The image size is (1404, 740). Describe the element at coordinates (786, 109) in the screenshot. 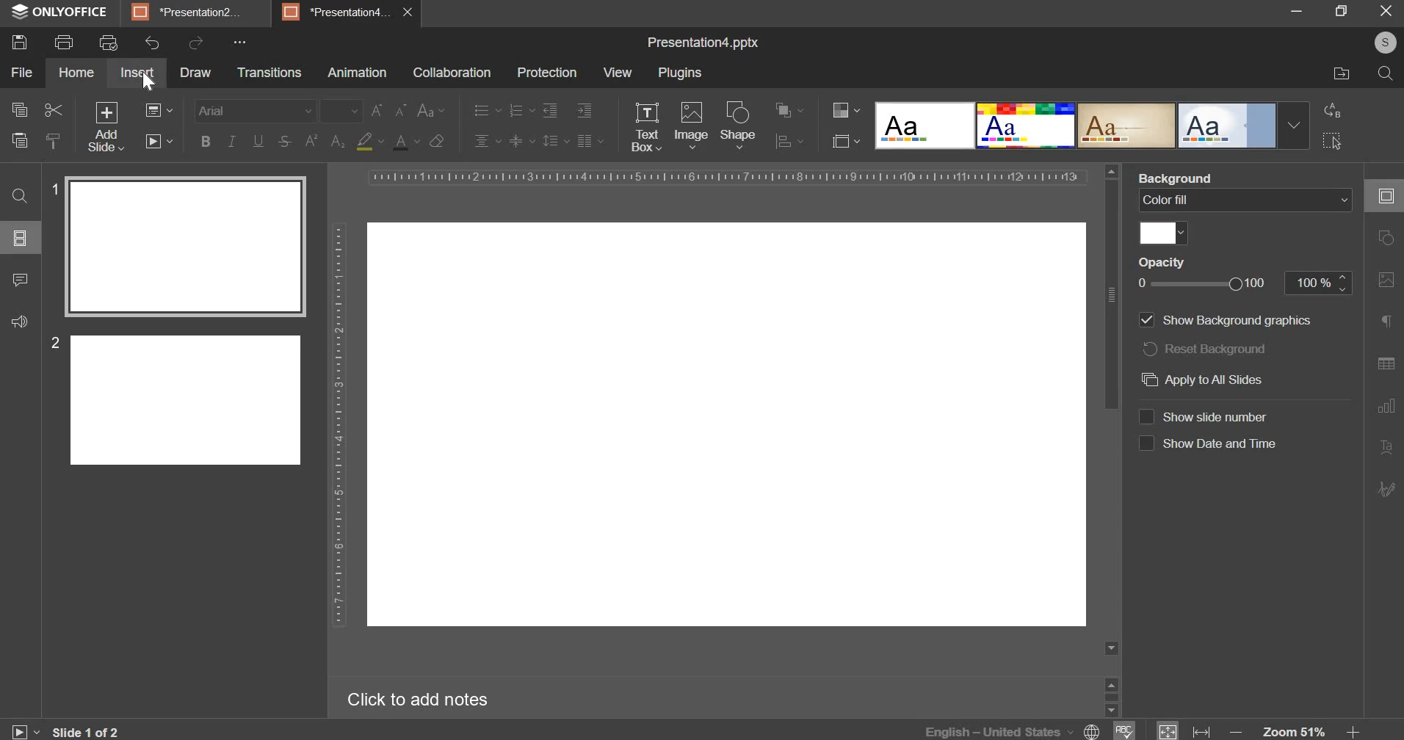

I see `options` at that location.